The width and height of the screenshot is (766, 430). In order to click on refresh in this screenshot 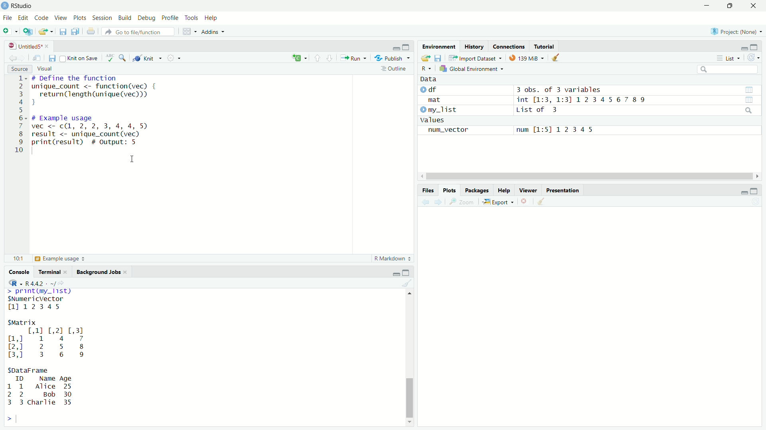, I will do `click(753, 59)`.